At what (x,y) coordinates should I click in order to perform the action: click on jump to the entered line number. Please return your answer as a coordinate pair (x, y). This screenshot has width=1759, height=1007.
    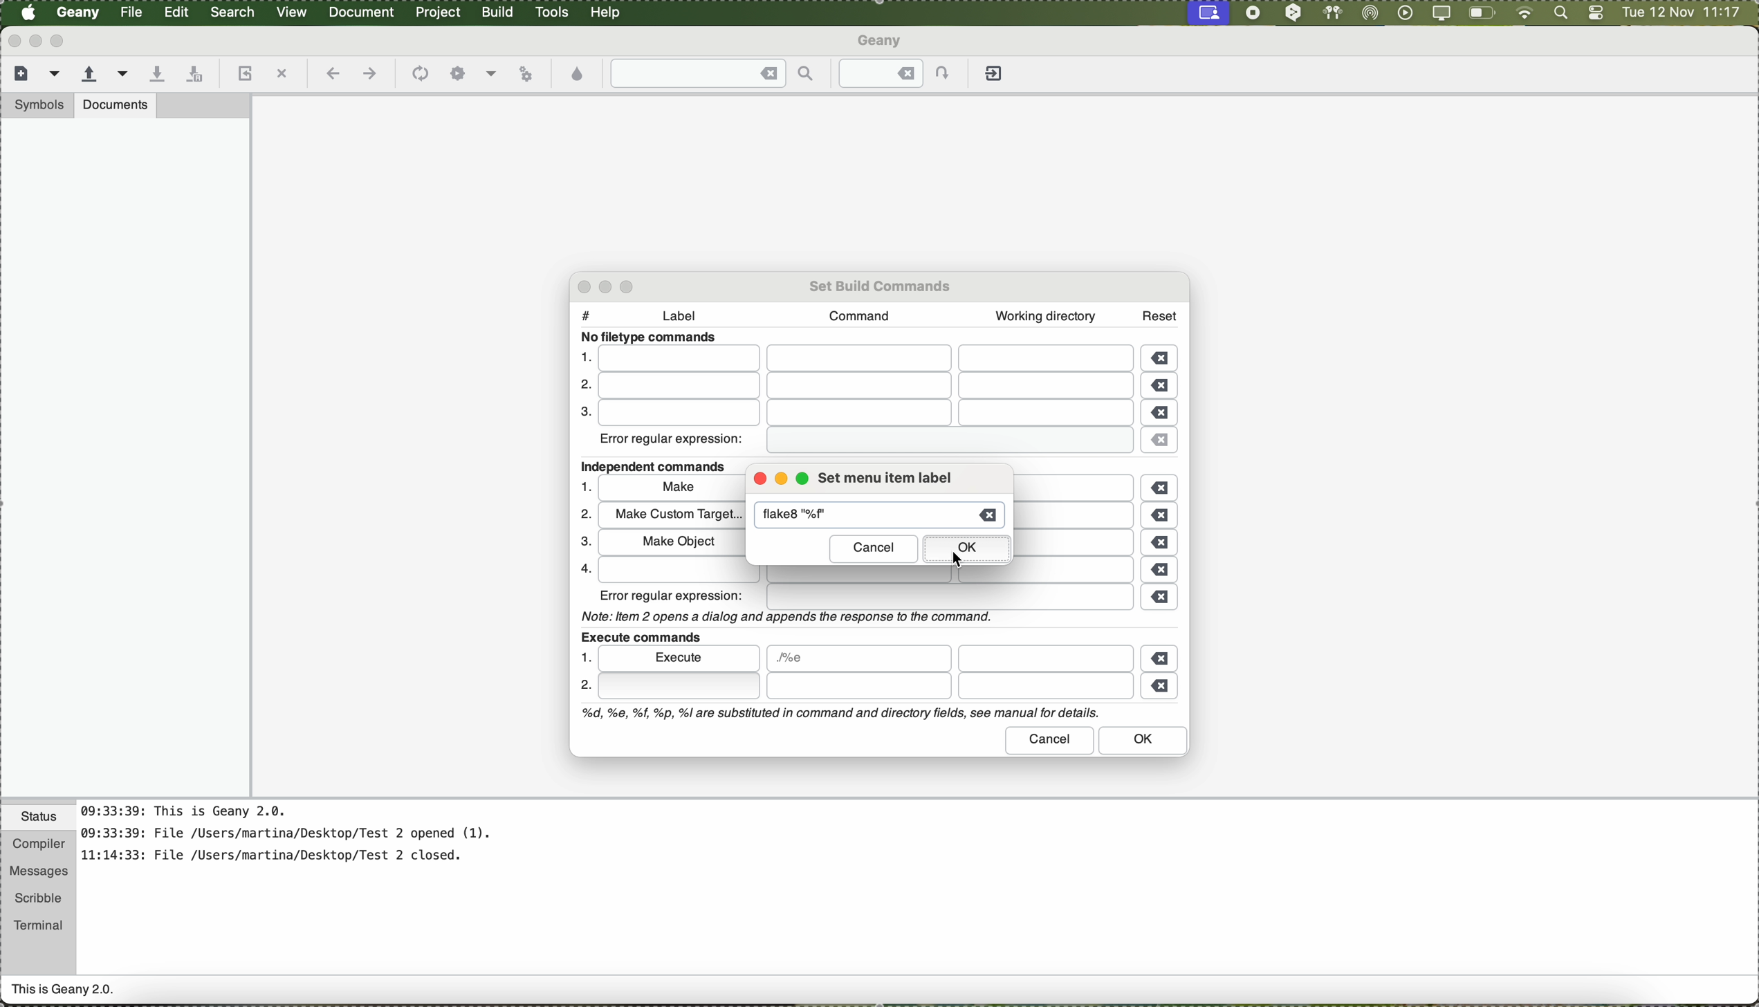
    Looking at the image, I should click on (903, 73).